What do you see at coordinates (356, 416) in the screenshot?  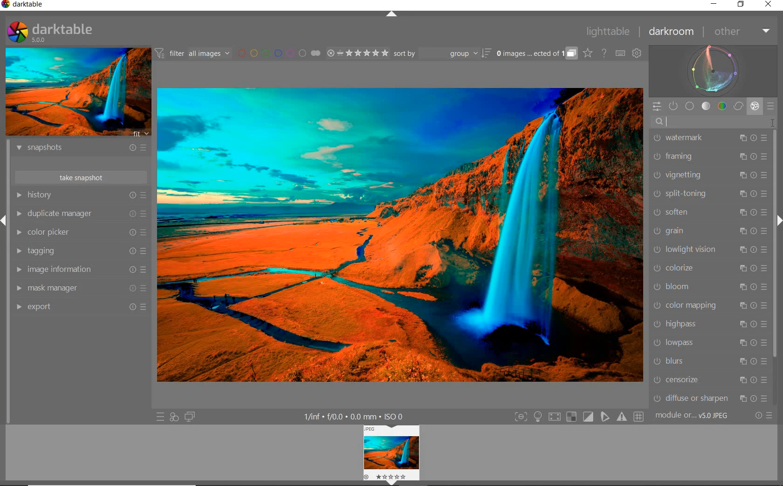 I see `DISPLAYED GUI INFO` at bounding box center [356, 416].